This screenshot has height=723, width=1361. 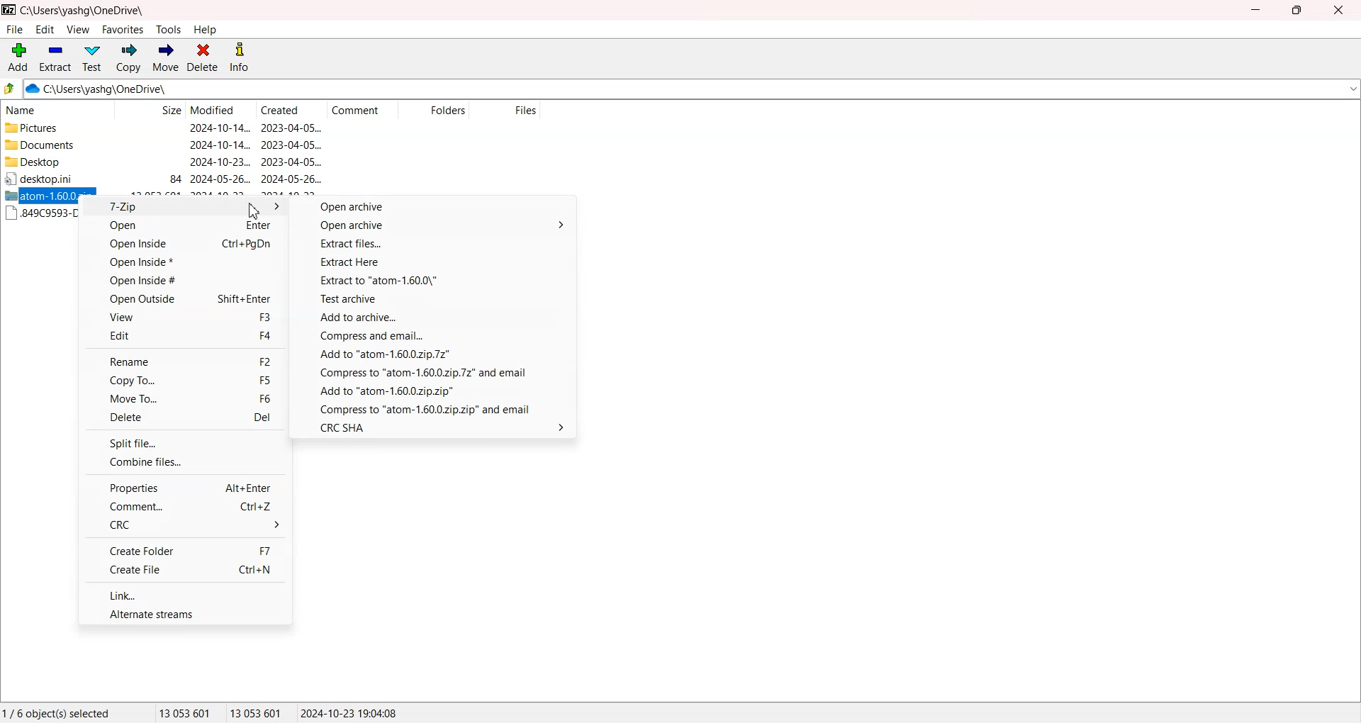 I want to click on .894c File, so click(x=41, y=213).